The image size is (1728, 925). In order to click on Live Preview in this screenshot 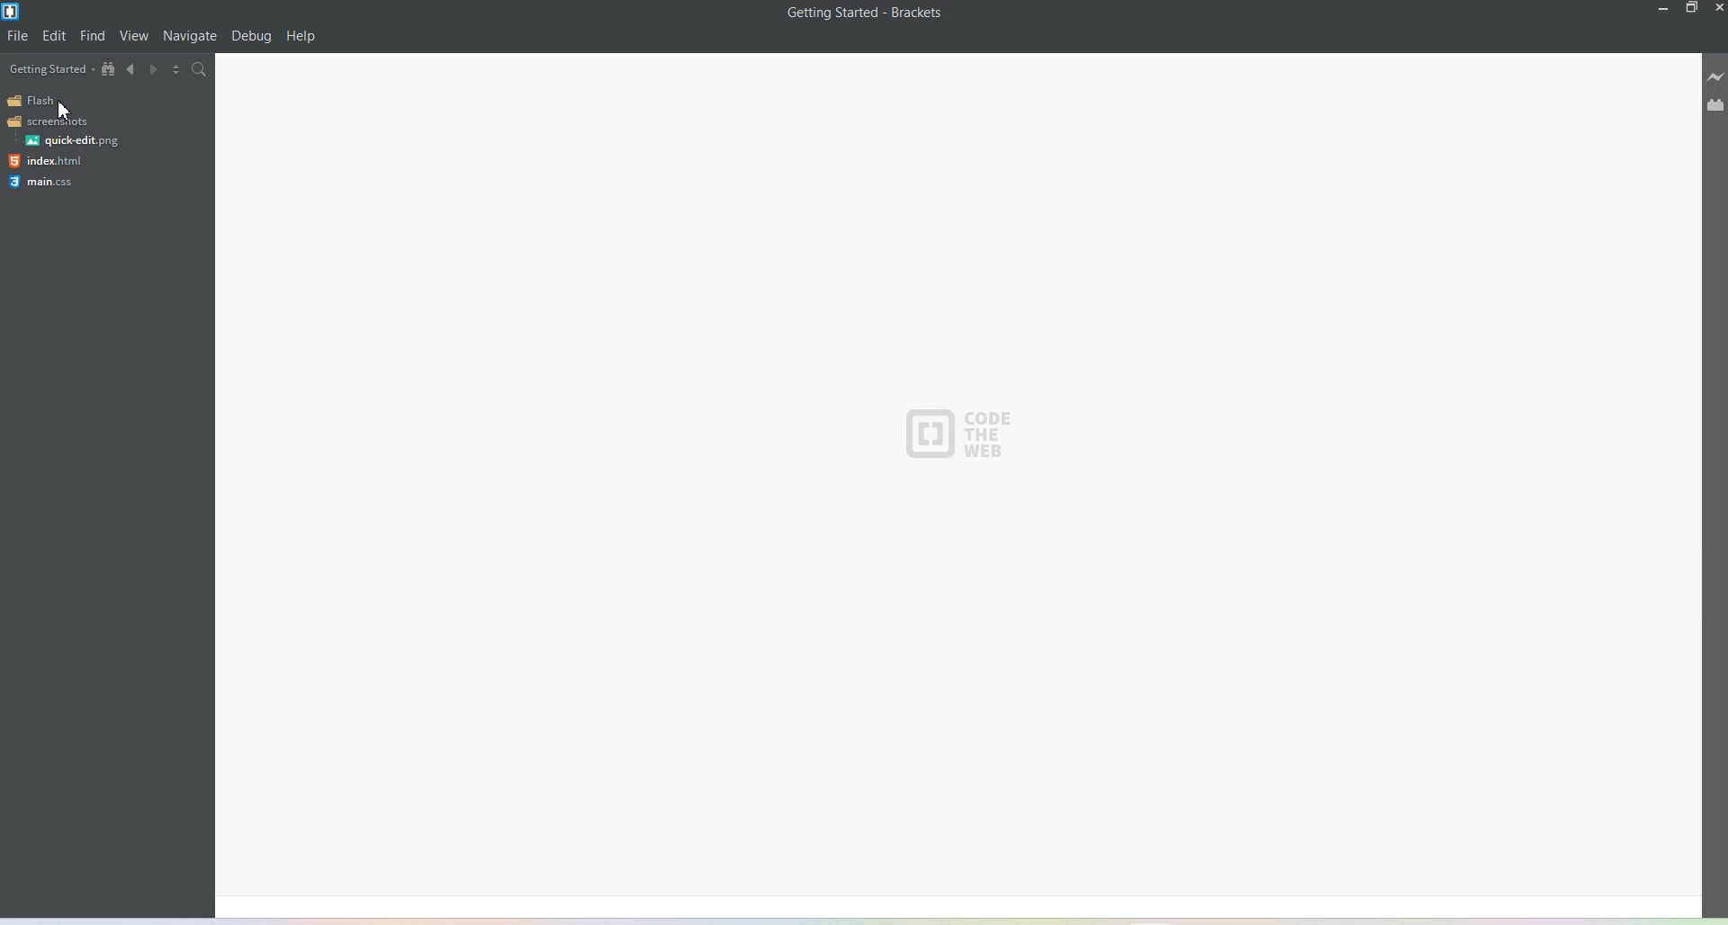, I will do `click(1715, 79)`.